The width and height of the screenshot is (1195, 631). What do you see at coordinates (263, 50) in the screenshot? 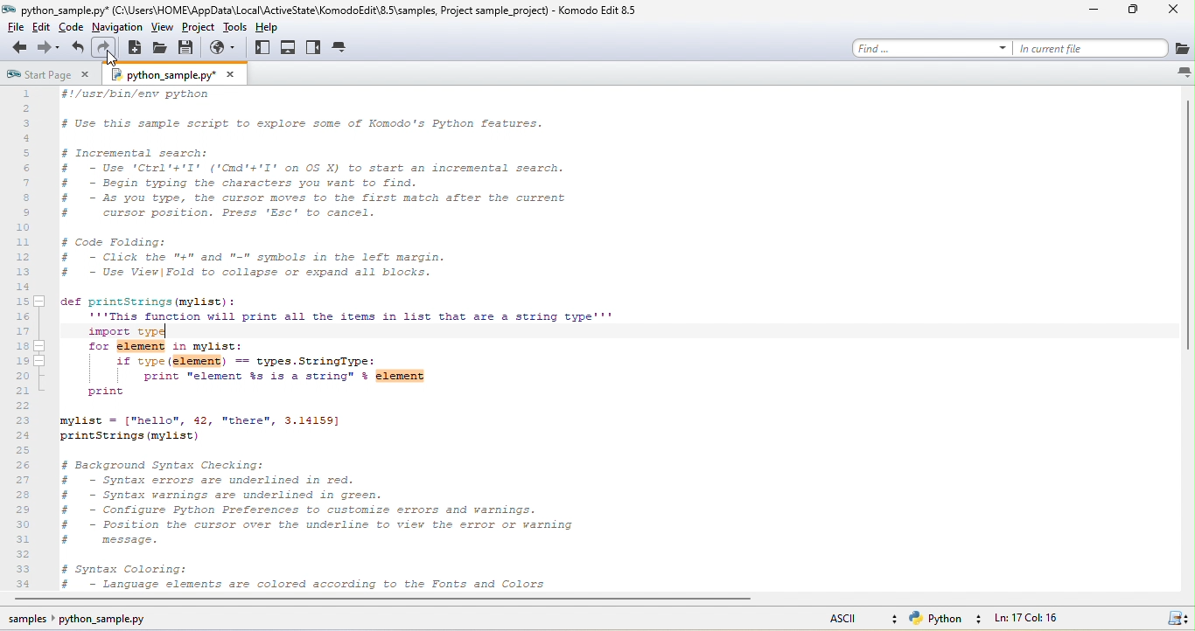
I see `show /hide left pane` at bounding box center [263, 50].